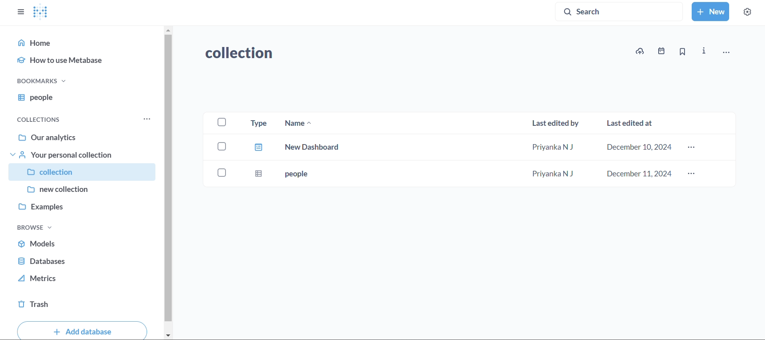  I want to click on more, so click(691, 147).